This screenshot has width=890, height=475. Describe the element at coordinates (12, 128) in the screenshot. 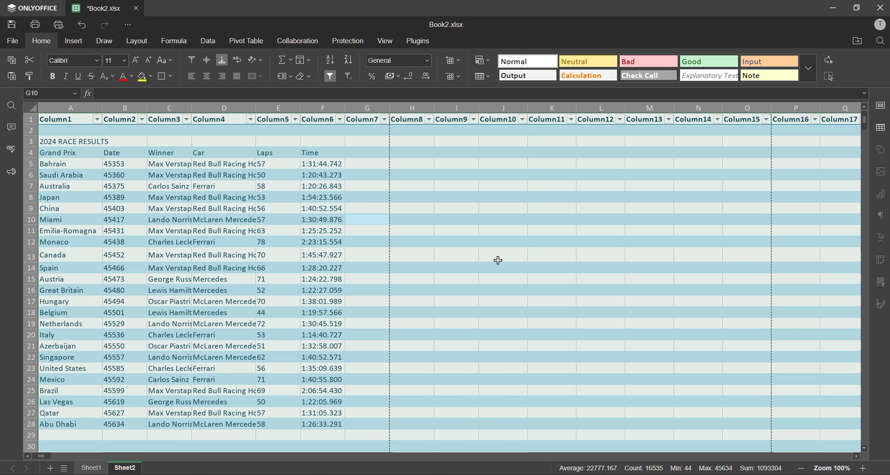

I see `comments` at that location.